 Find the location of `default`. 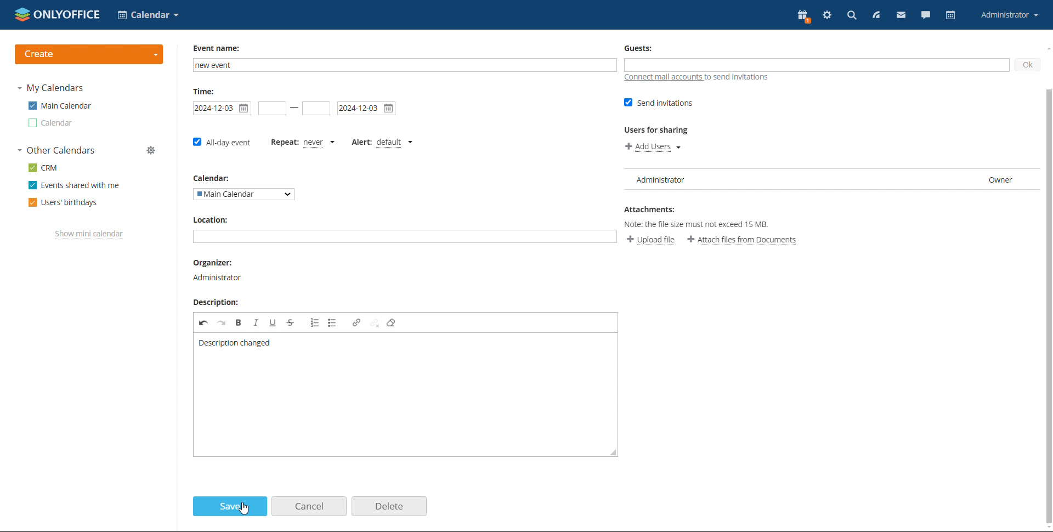

default is located at coordinates (395, 143).